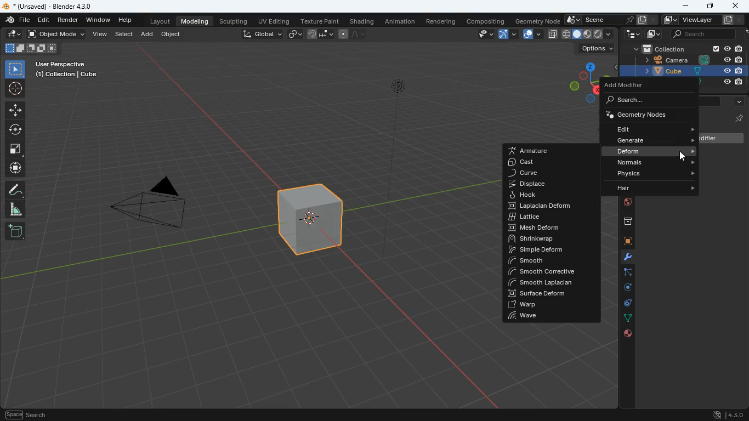 This screenshot has height=421, width=749. What do you see at coordinates (655, 190) in the screenshot?
I see `hair` at bounding box center [655, 190].